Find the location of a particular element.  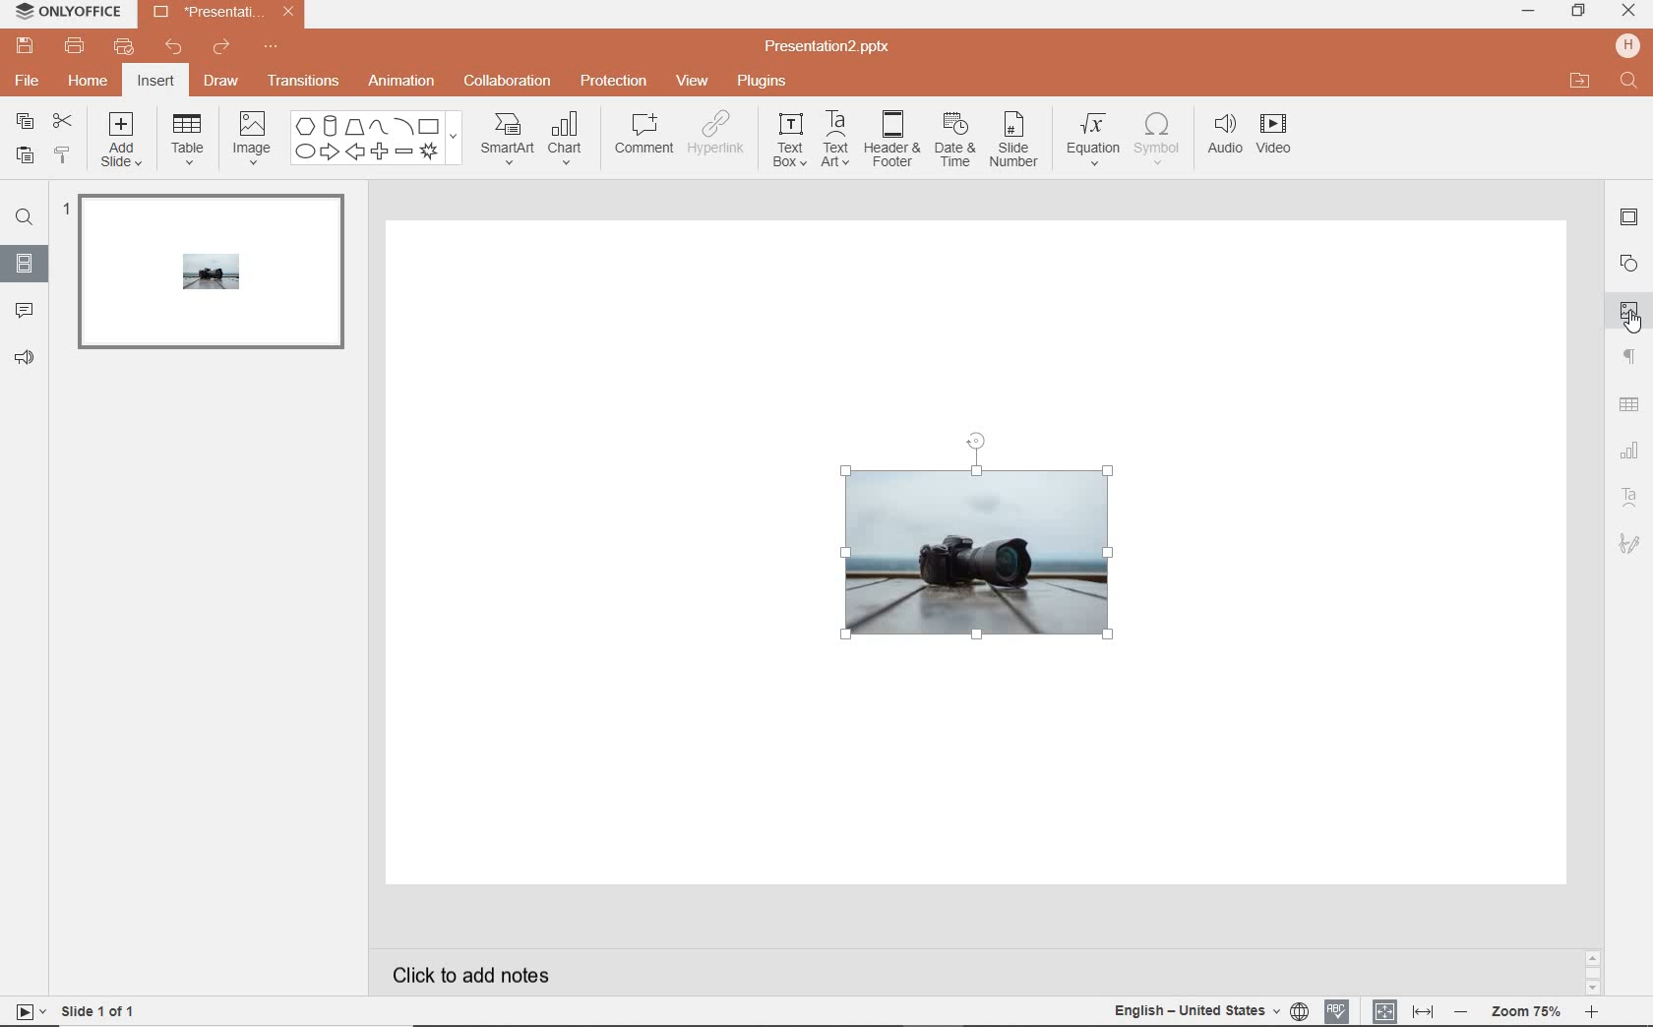

slides is located at coordinates (24, 264).